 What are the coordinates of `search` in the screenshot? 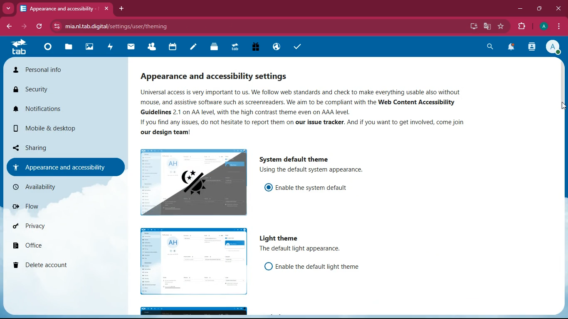 It's located at (489, 47).